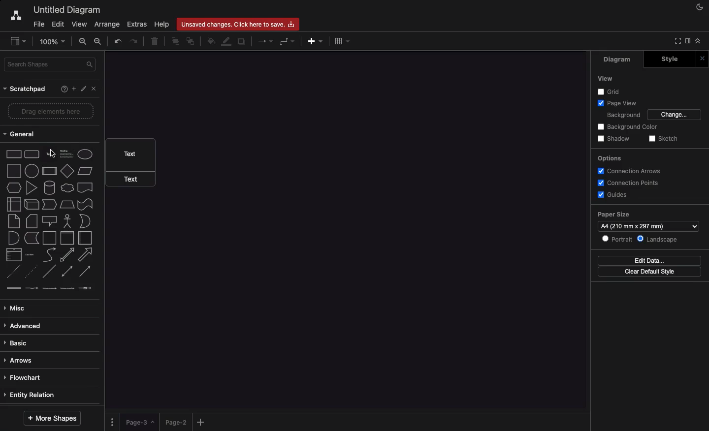  What do you see at coordinates (607, 78) in the screenshot?
I see `View` at bounding box center [607, 78].